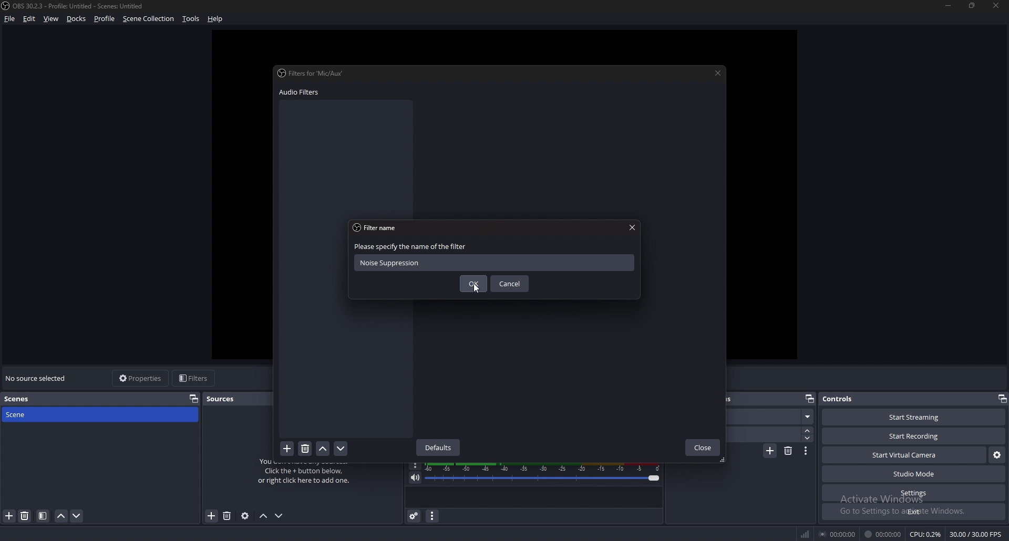 The height and width of the screenshot is (541, 1009). Describe the element at coordinates (762, 398) in the screenshot. I see `scene transitions` at that location.